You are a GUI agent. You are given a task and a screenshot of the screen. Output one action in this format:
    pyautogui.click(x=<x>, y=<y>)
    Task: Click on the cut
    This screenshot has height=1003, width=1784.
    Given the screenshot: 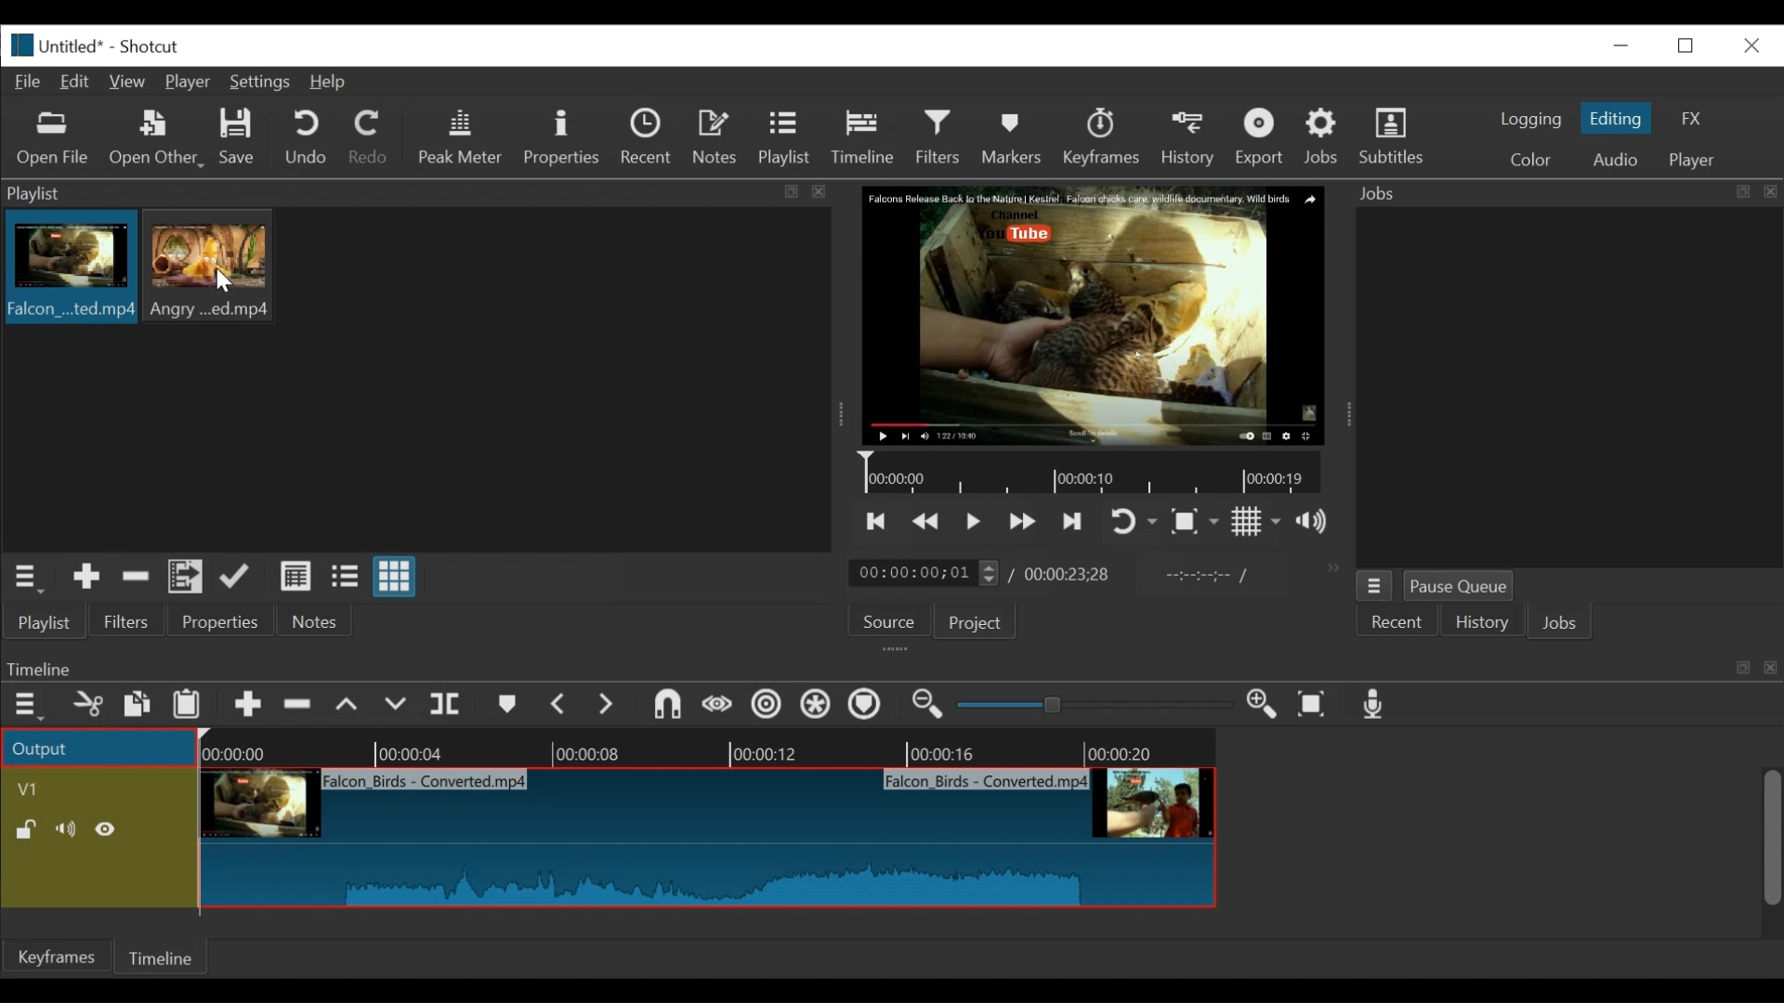 What is the action you would take?
    pyautogui.click(x=86, y=706)
    